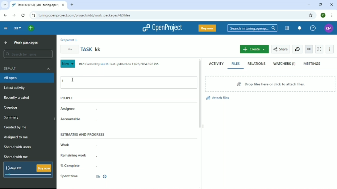 The image size is (337, 189). What do you see at coordinates (27, 69) in the screenshot?
I see `Default` at bounding box center [27, 69].